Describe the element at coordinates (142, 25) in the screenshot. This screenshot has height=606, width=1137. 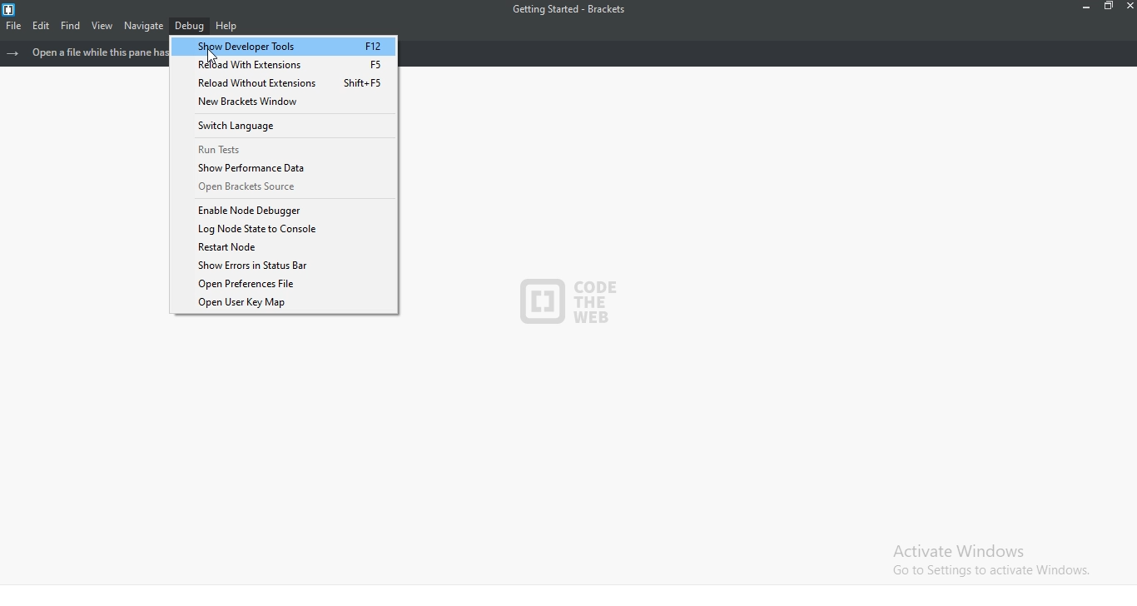
I see `navigate` at that location.